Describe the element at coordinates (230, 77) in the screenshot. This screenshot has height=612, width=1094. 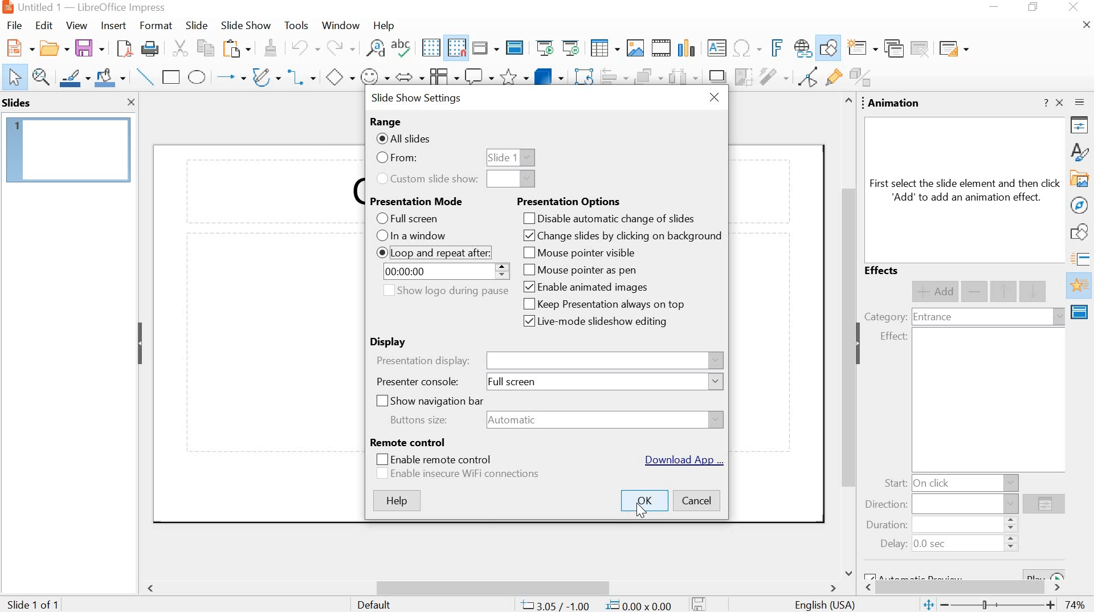
I see `lines and arrows` at that location.